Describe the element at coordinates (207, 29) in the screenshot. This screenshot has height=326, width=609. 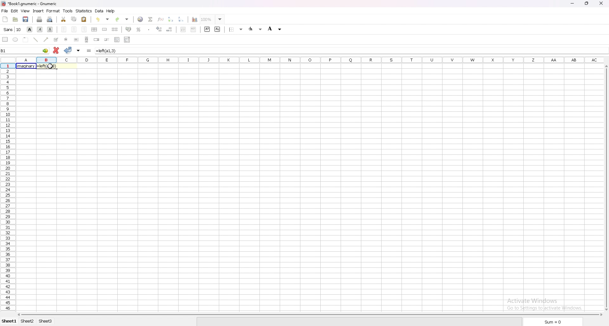
I see `superscript` at that location.